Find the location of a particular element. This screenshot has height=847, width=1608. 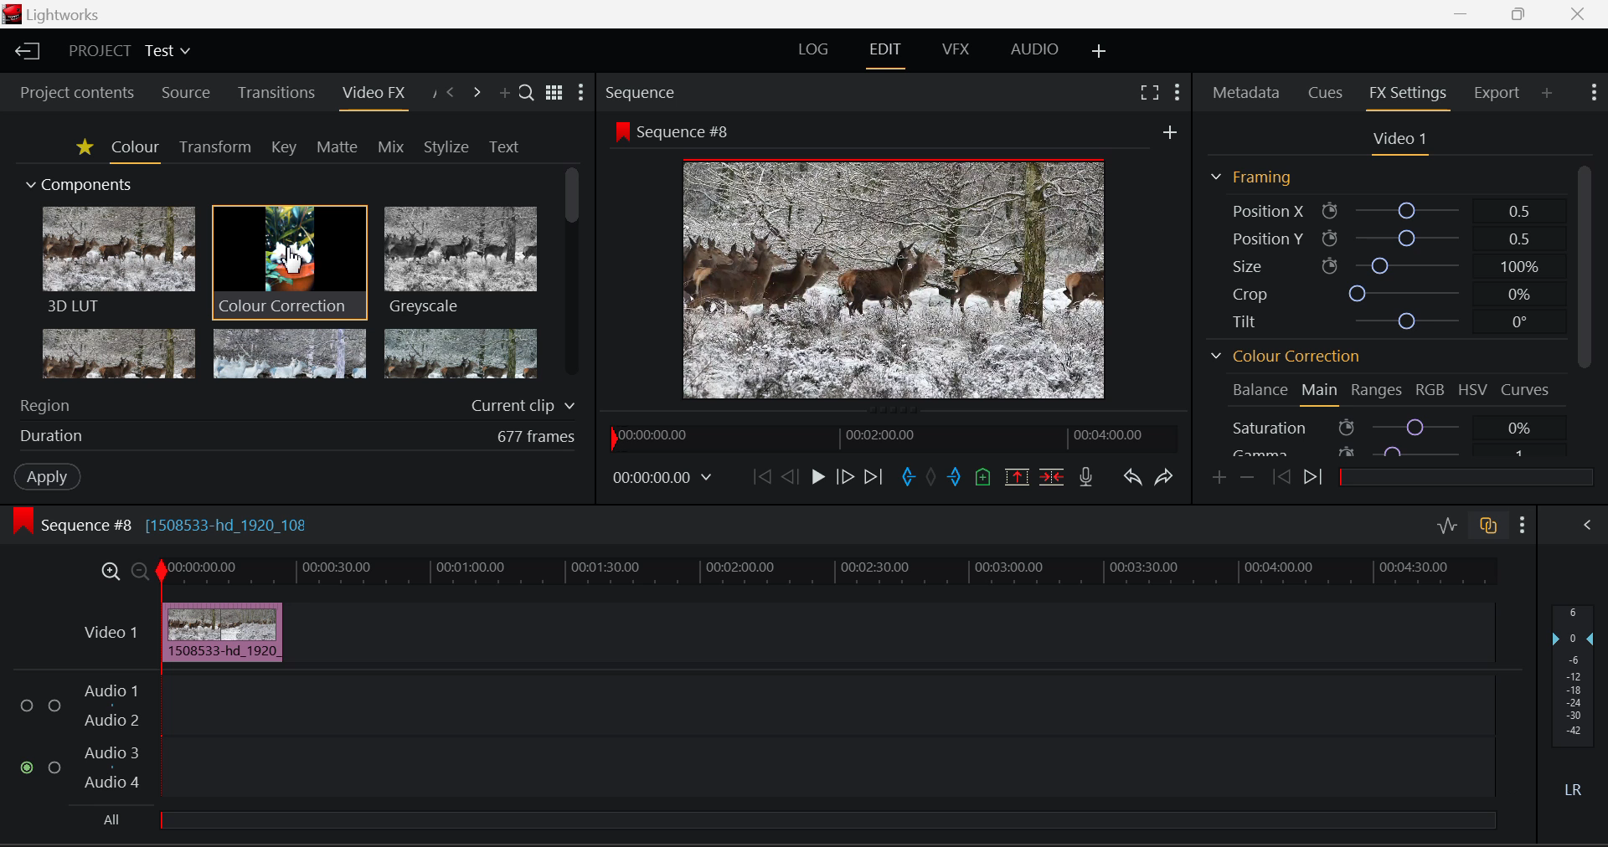

Cues is located at coordinates (1325, 93).